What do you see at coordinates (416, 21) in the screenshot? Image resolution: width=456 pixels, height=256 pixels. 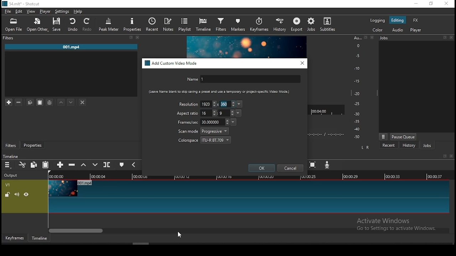 I see `fx` at bounding box center [416, 21].